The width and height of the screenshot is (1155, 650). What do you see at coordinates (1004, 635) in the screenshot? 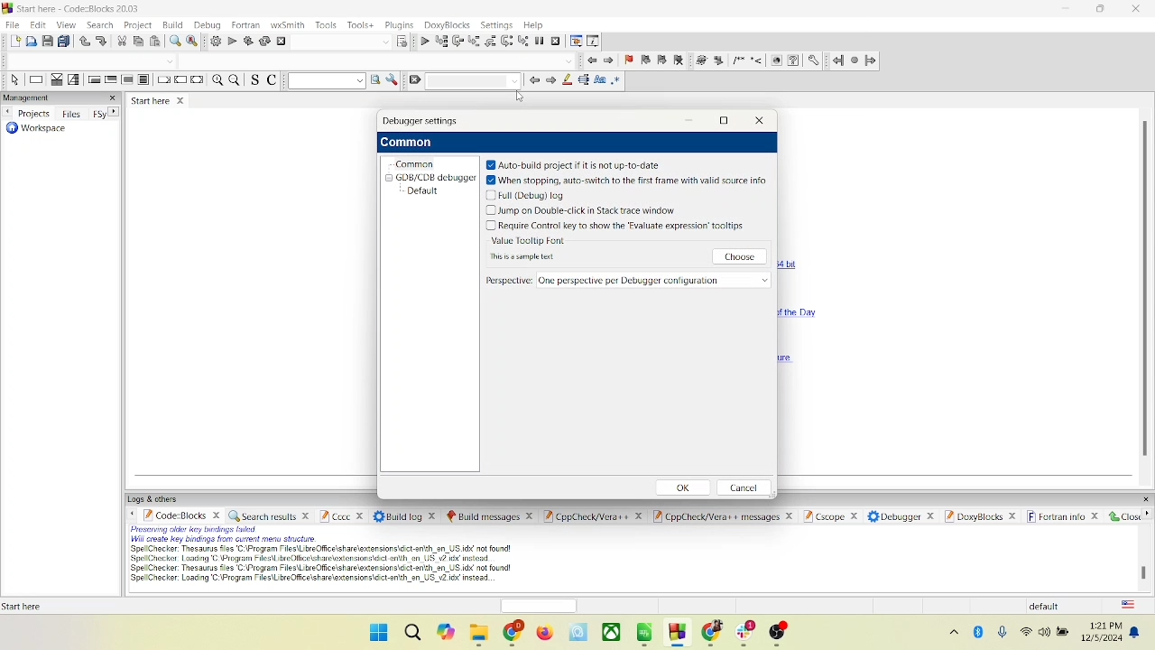
I see `microphone` at bounding box center [1004, 635].